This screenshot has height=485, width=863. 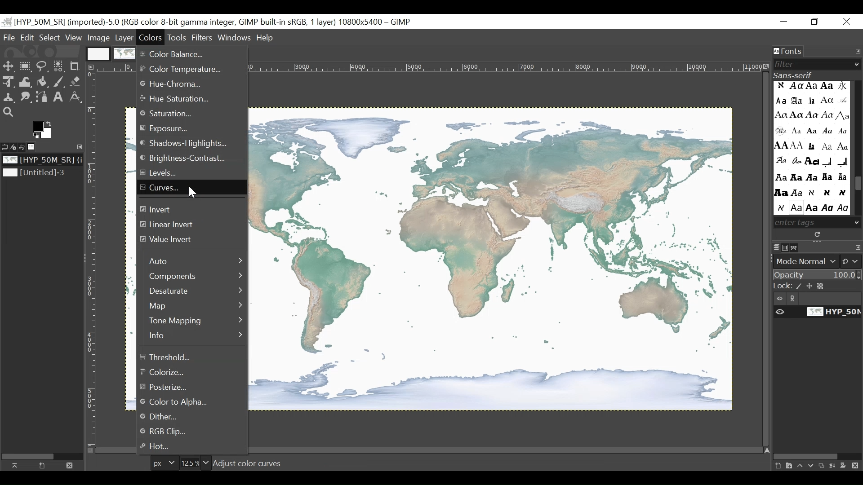 I want to click on , so click(x=125, y=38).